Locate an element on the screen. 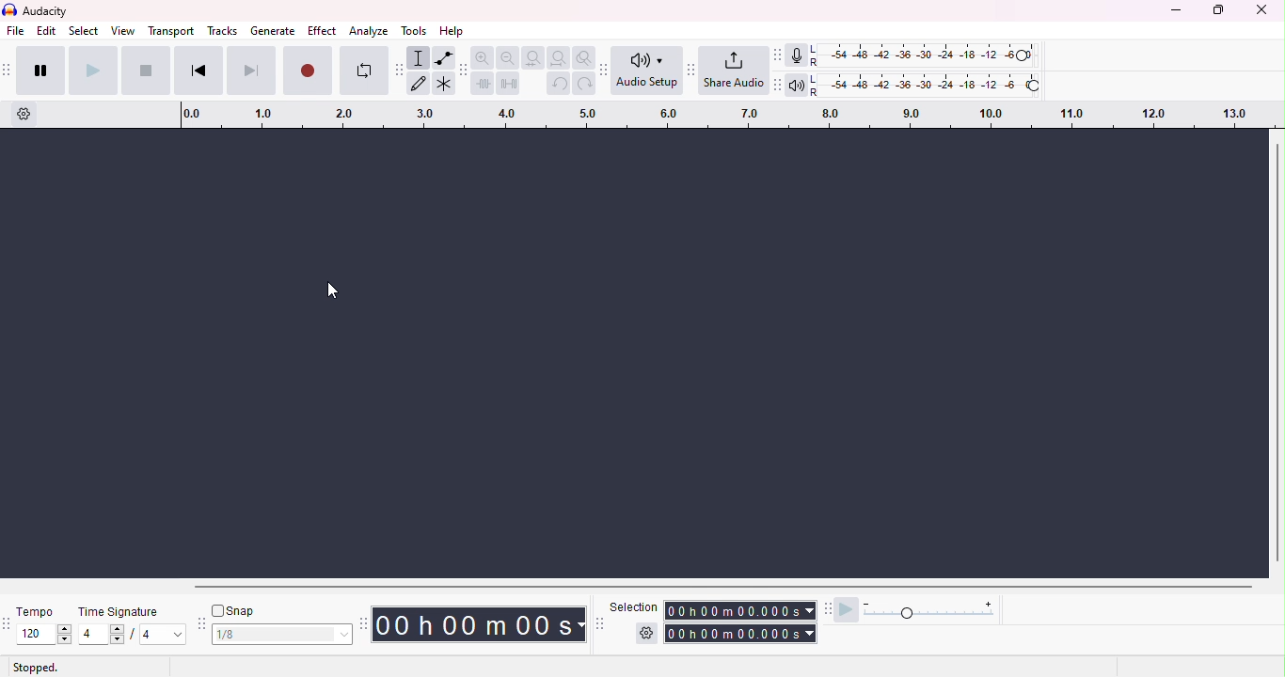 Image resolution: width=1285 pixels, height=677 pixels. timelin is located at coordinates (733, 114).